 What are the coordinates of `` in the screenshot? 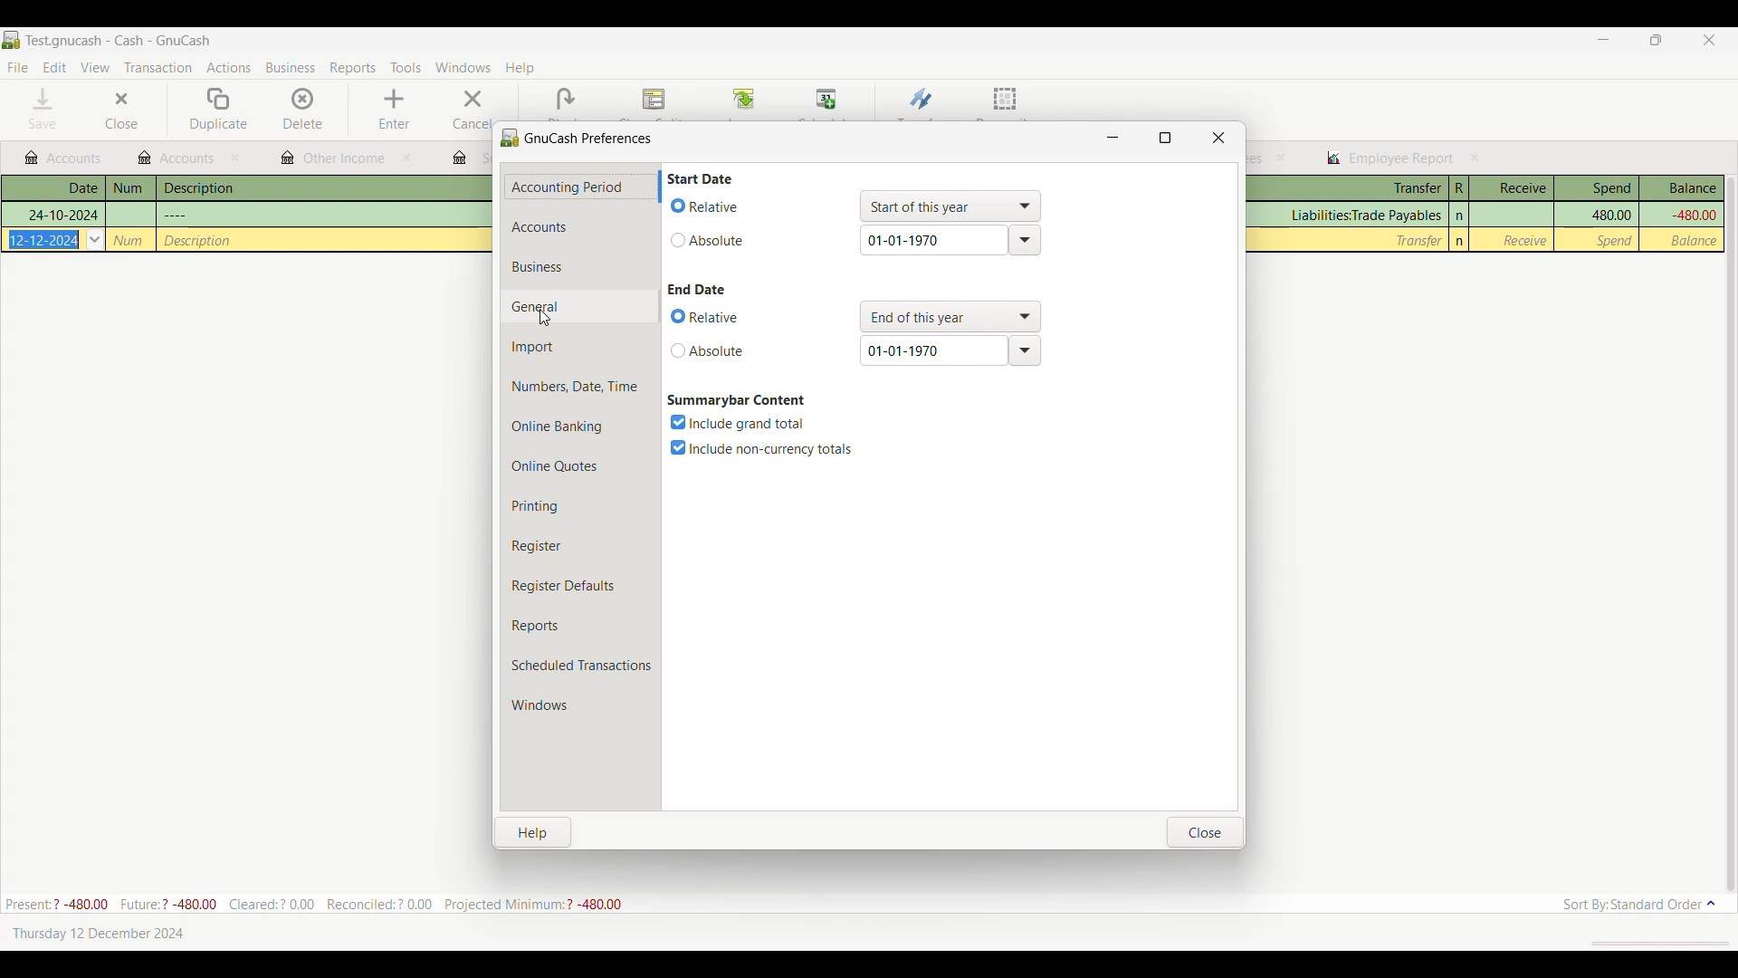 It's located at (45, 239).